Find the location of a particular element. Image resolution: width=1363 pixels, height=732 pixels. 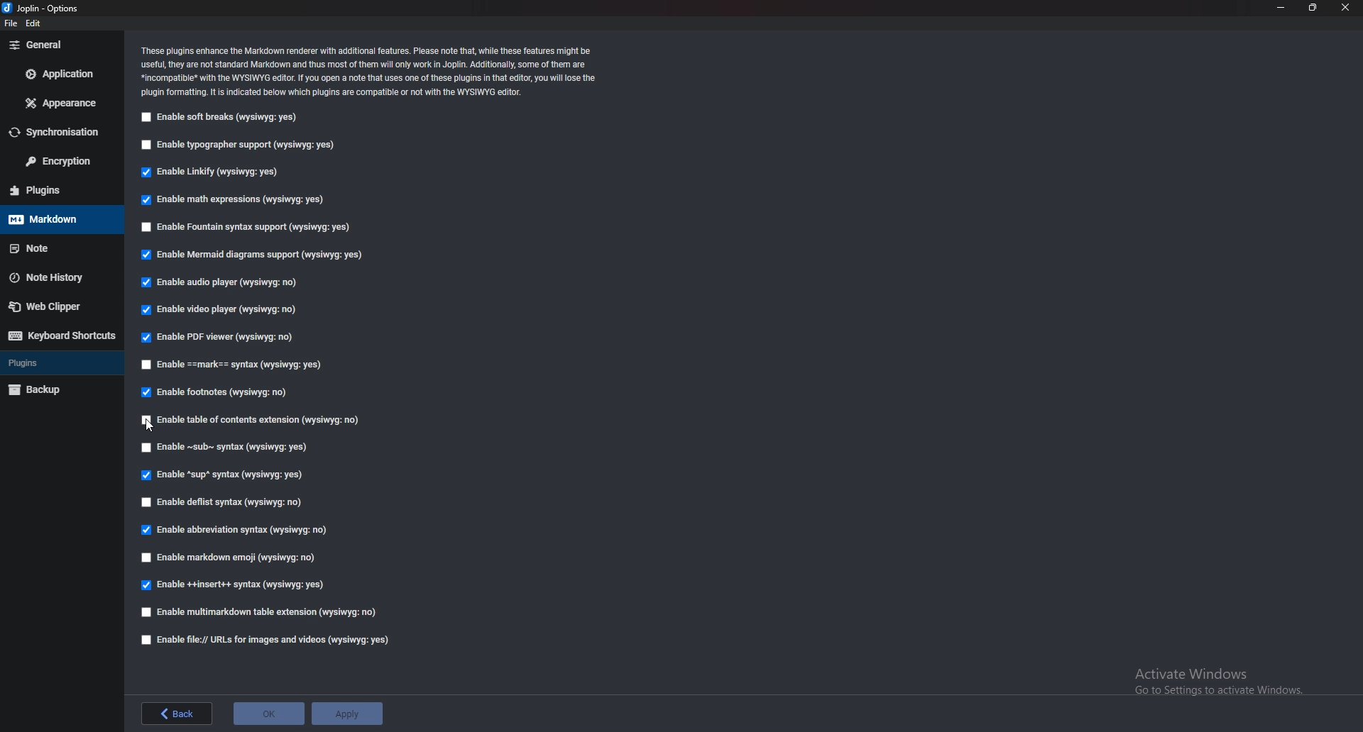

Enable audio player is located at coordinates (227, 284).